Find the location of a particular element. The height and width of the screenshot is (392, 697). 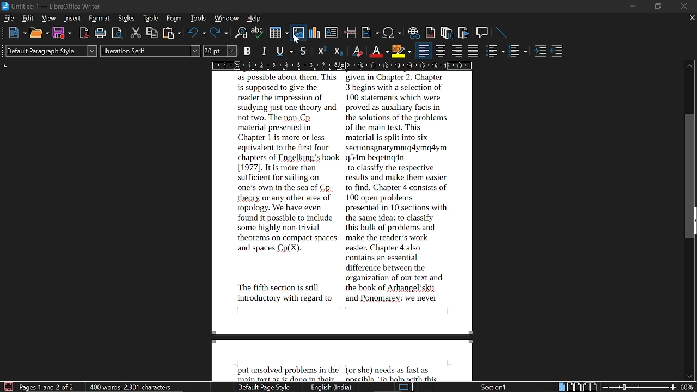

superscript is located at coordinates (321, 51).